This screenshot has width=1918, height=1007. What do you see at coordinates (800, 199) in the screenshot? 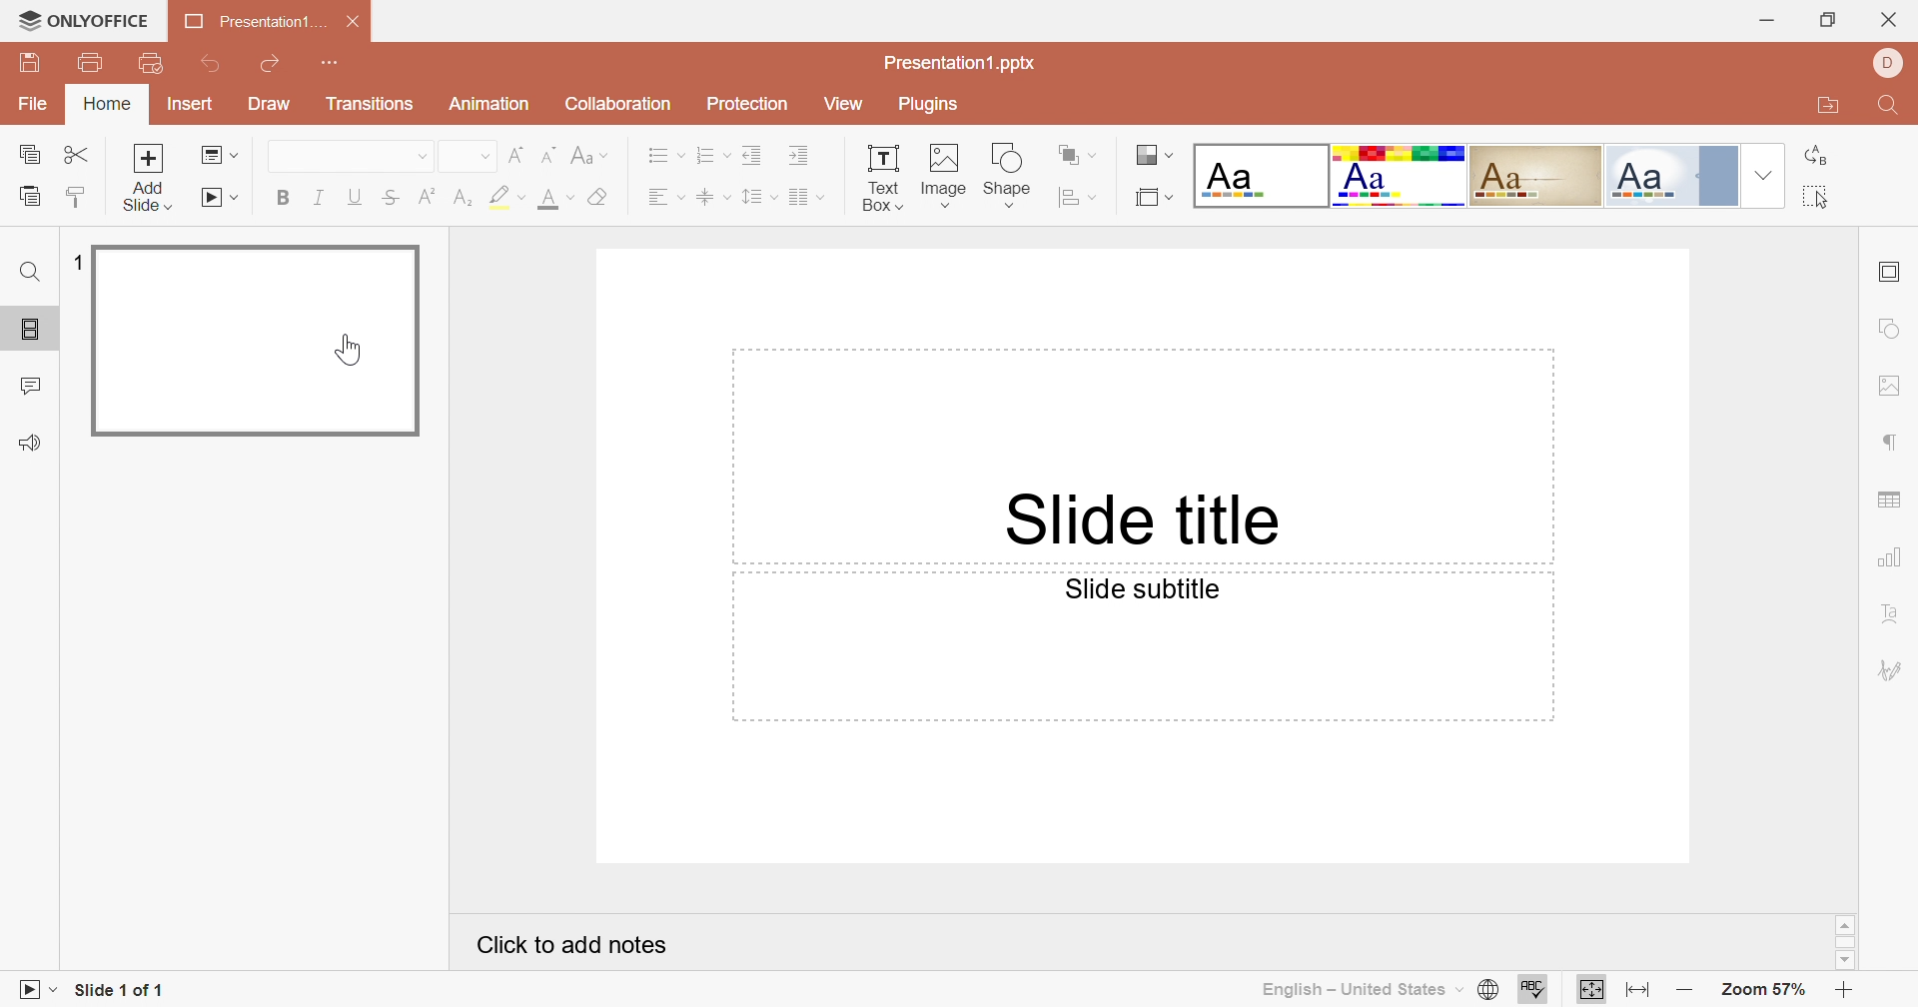
I see `Insert Columns` at bounding box center [800, 199].